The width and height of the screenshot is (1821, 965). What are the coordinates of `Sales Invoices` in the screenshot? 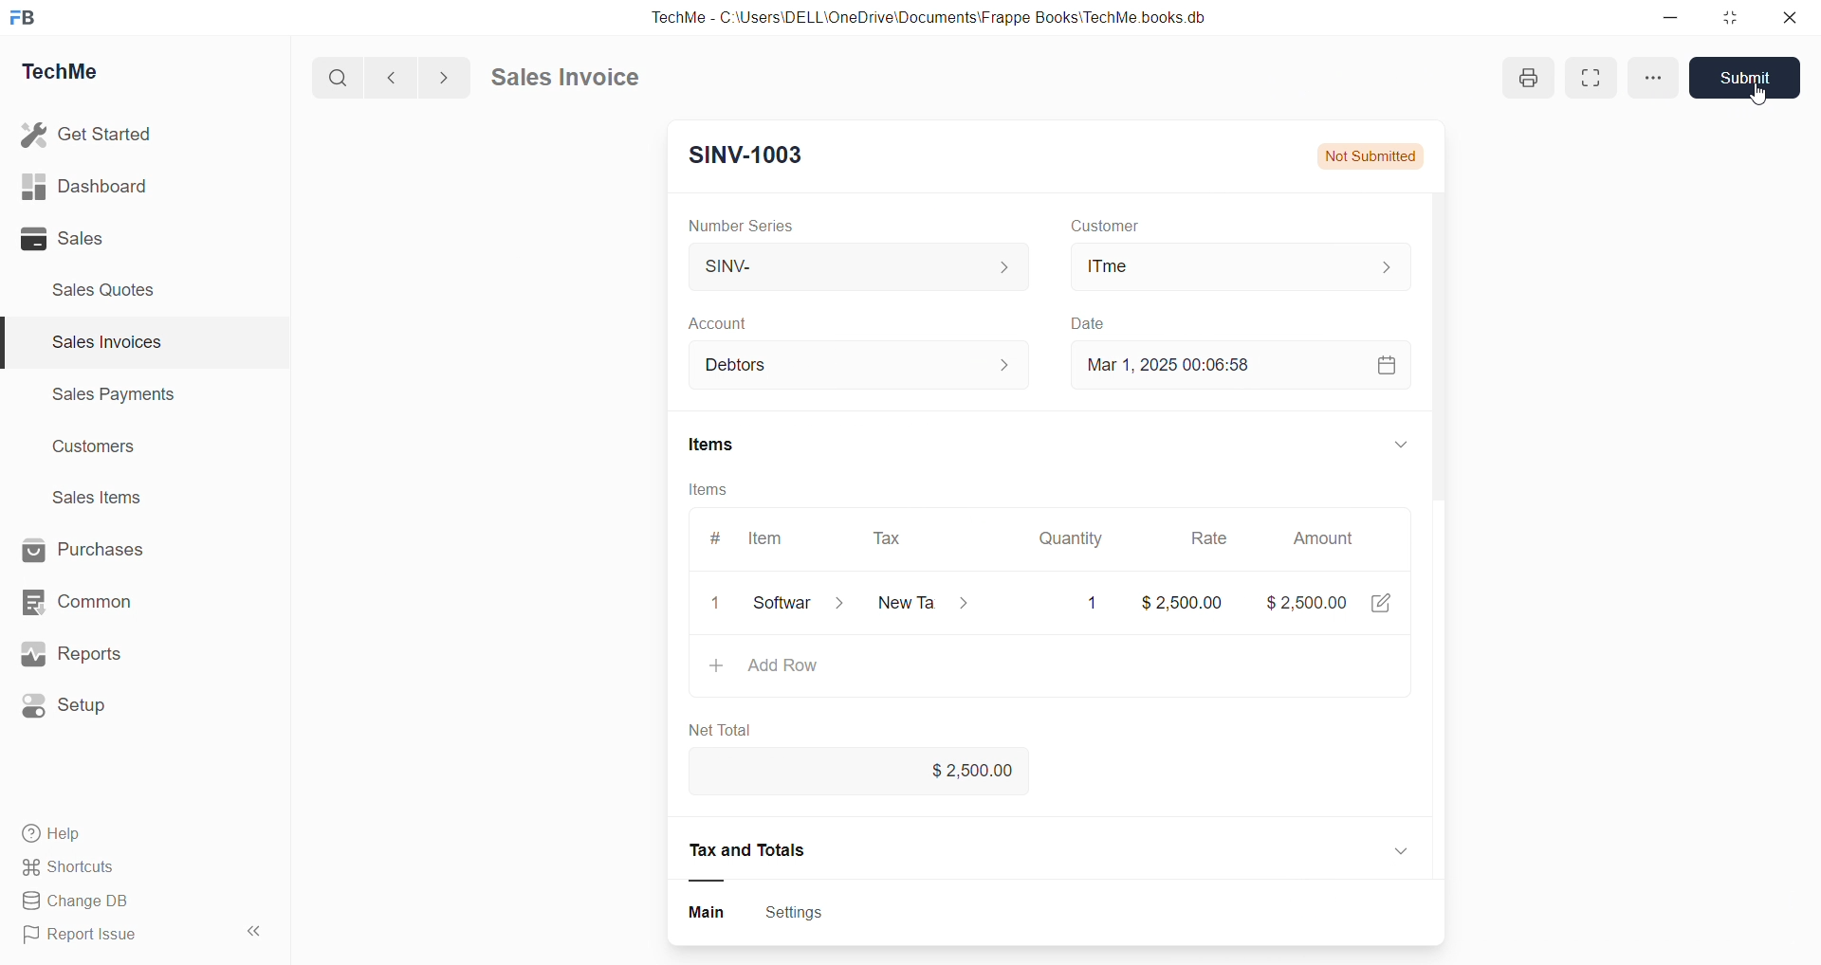 It's located at (99, 345).